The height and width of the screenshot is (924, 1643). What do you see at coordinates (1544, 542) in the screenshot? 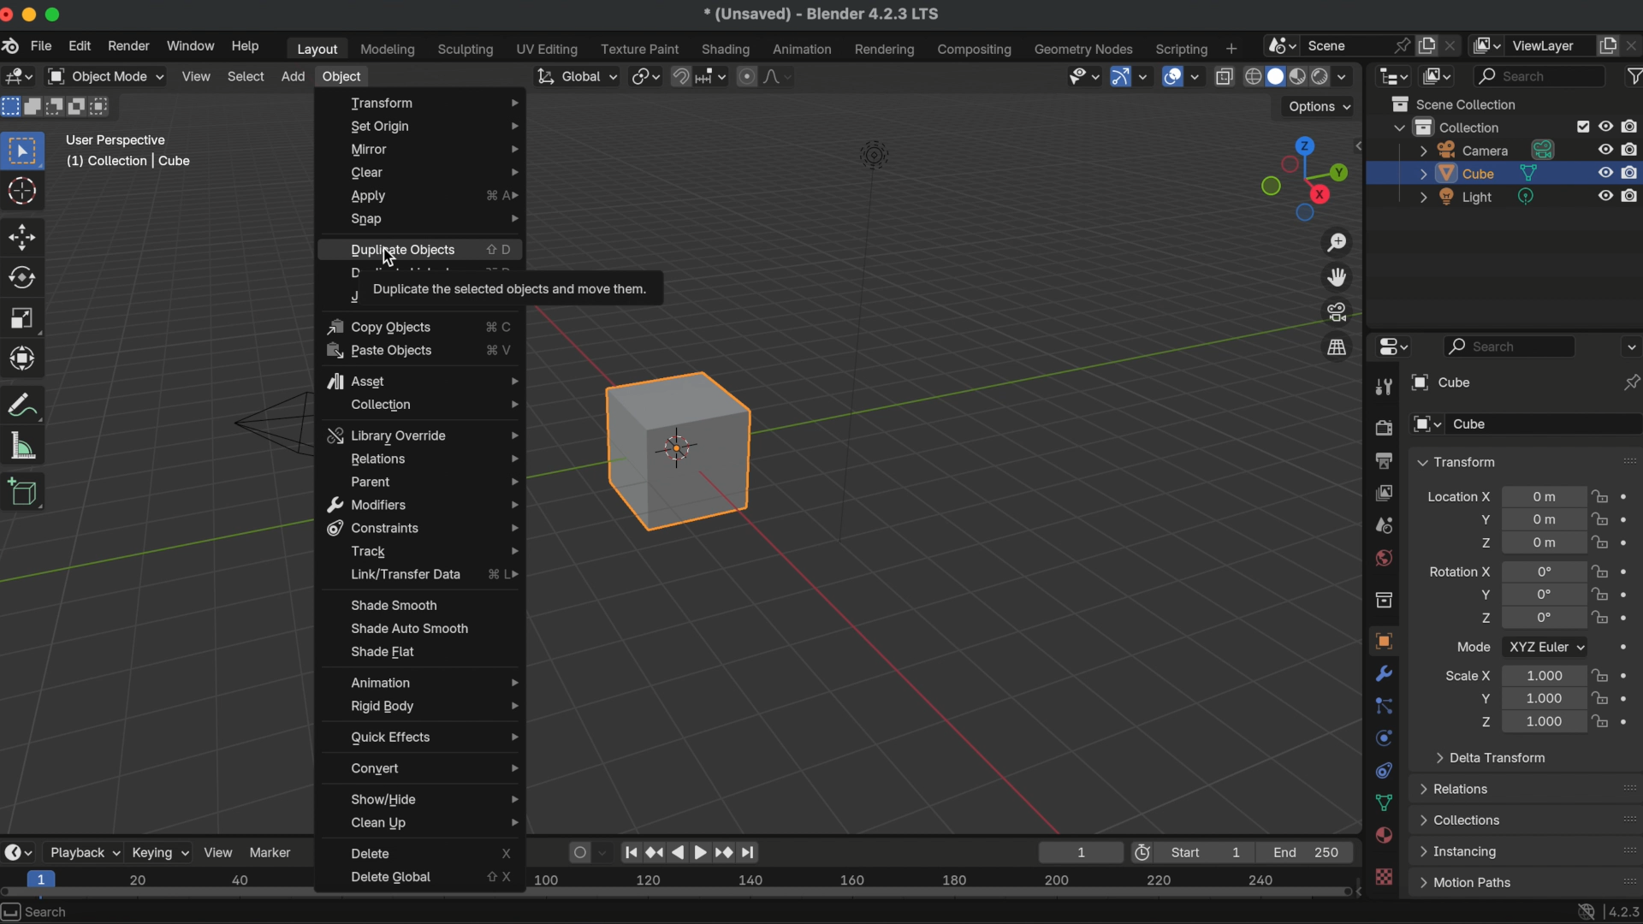
I see `location of object` at bounding box center [1544, 542].